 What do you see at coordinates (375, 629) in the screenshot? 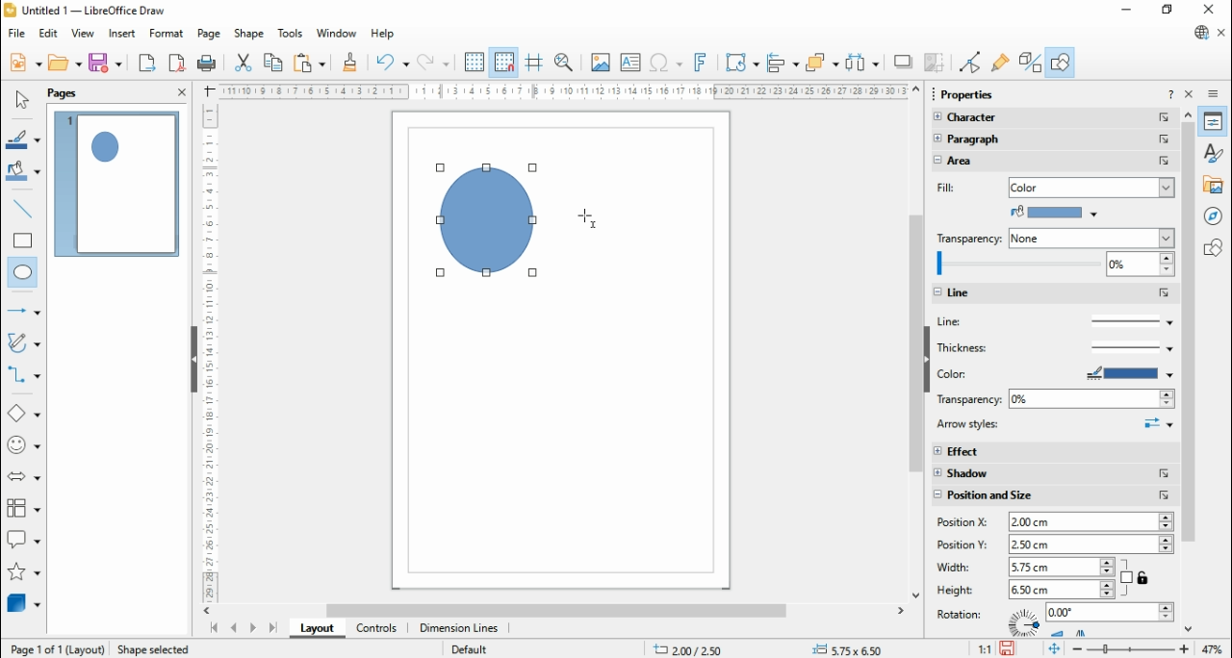
I see `controls` at bounding box center [375, 629].